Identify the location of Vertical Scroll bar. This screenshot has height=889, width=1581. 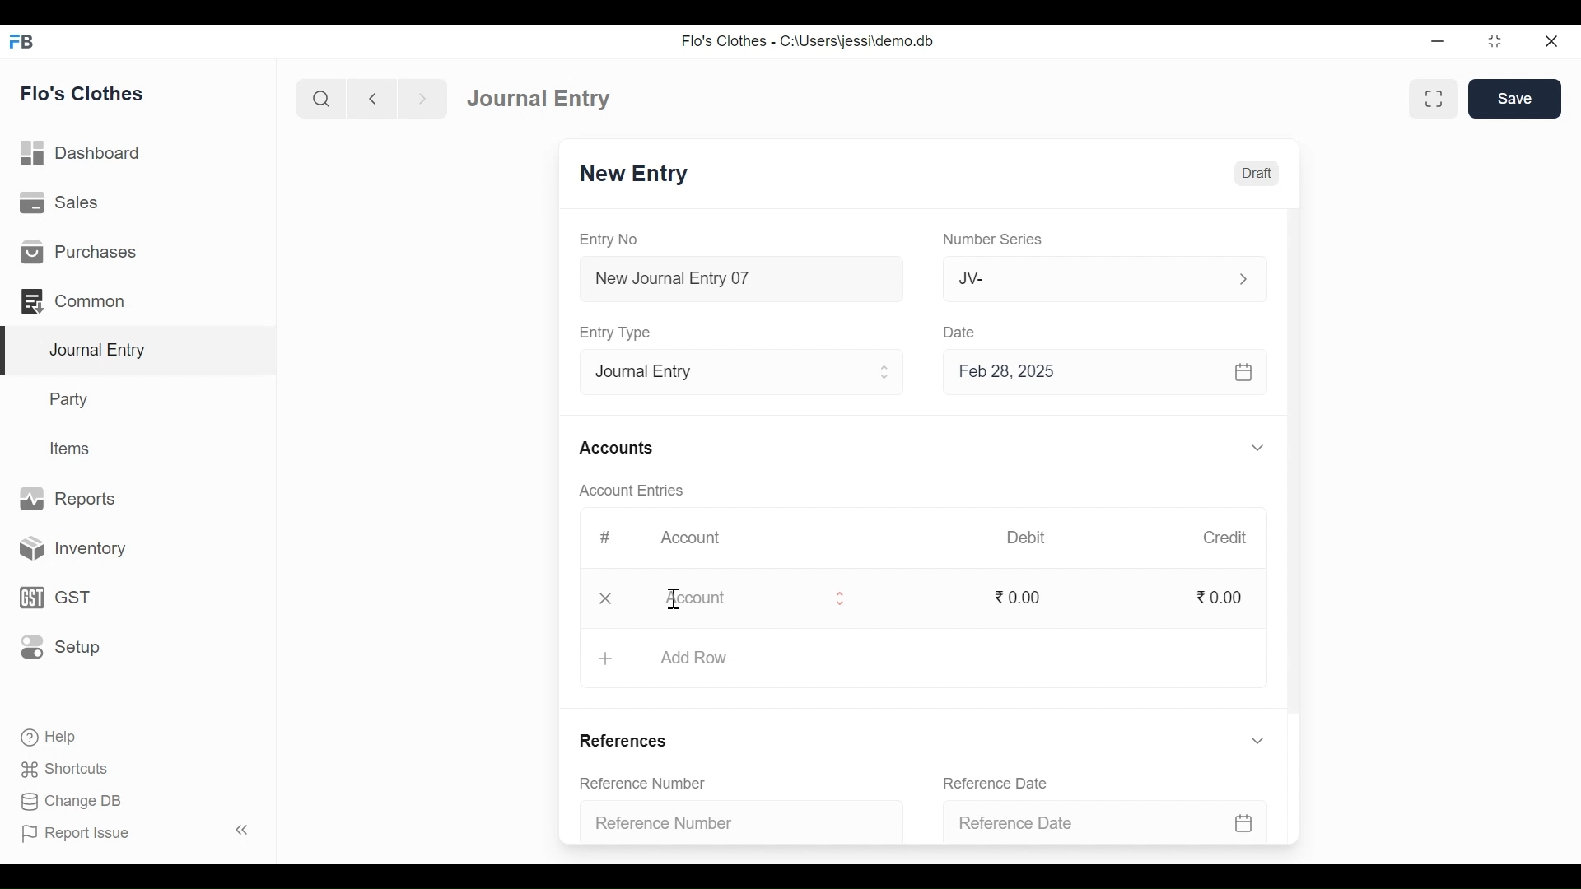
(1295, 464).